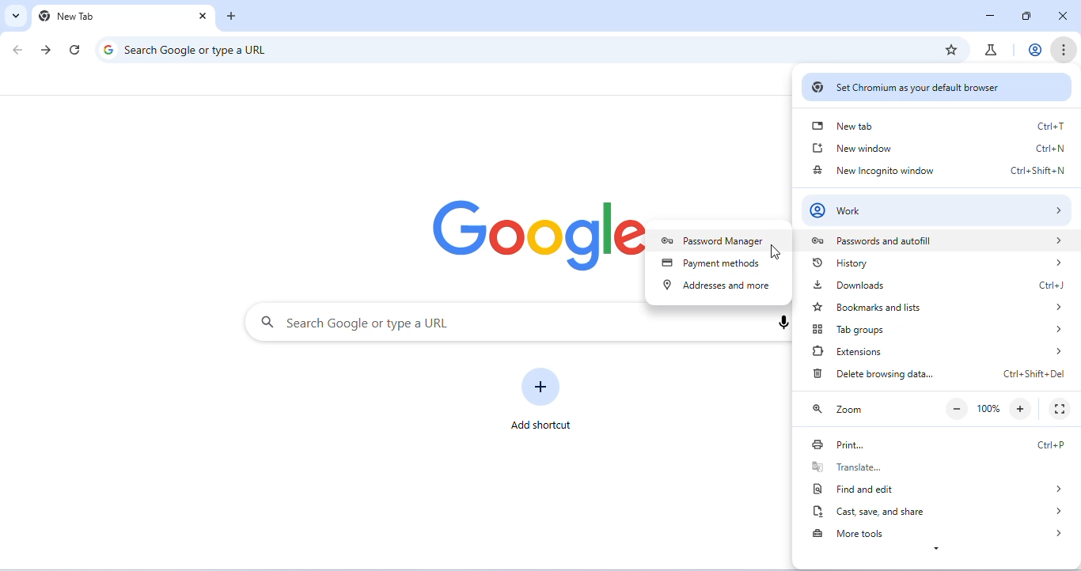 This screenshot has height=571, width=1081. Describe the element at coordinates (935, 466) in the screenshot. I see `translate...` at that location.